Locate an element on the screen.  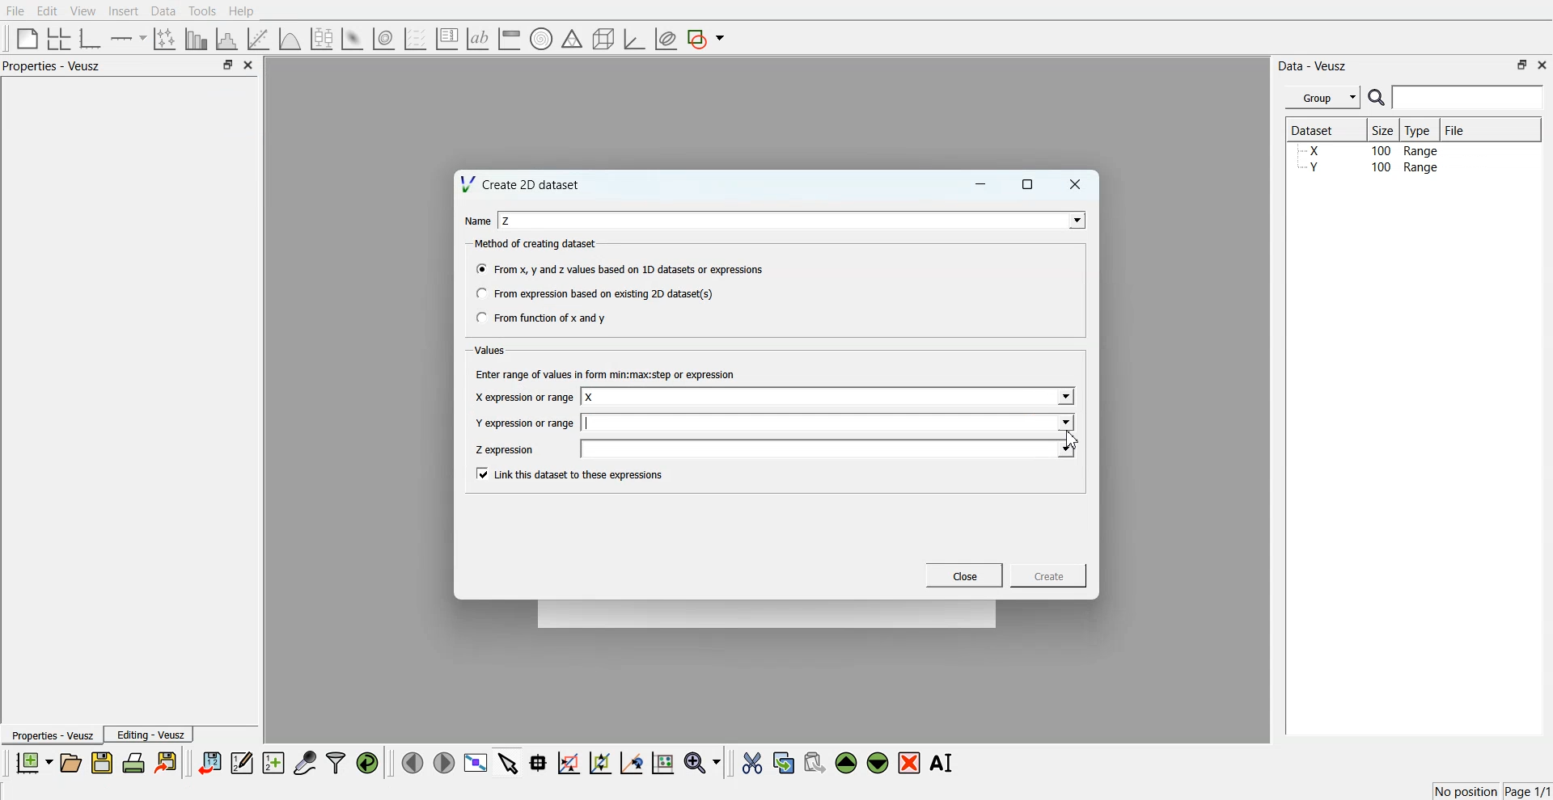
Print the document is located at coordinates (133, 762).